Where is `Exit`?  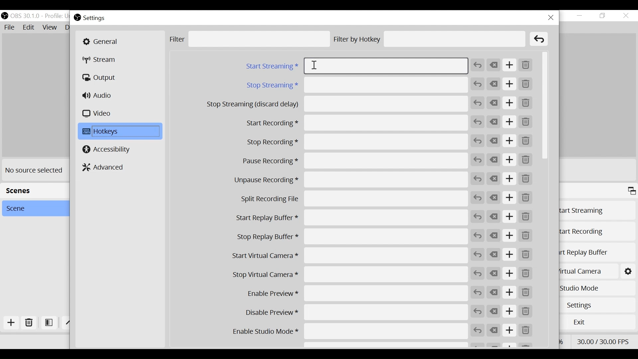 Exit is located at coordinates (599, 321).